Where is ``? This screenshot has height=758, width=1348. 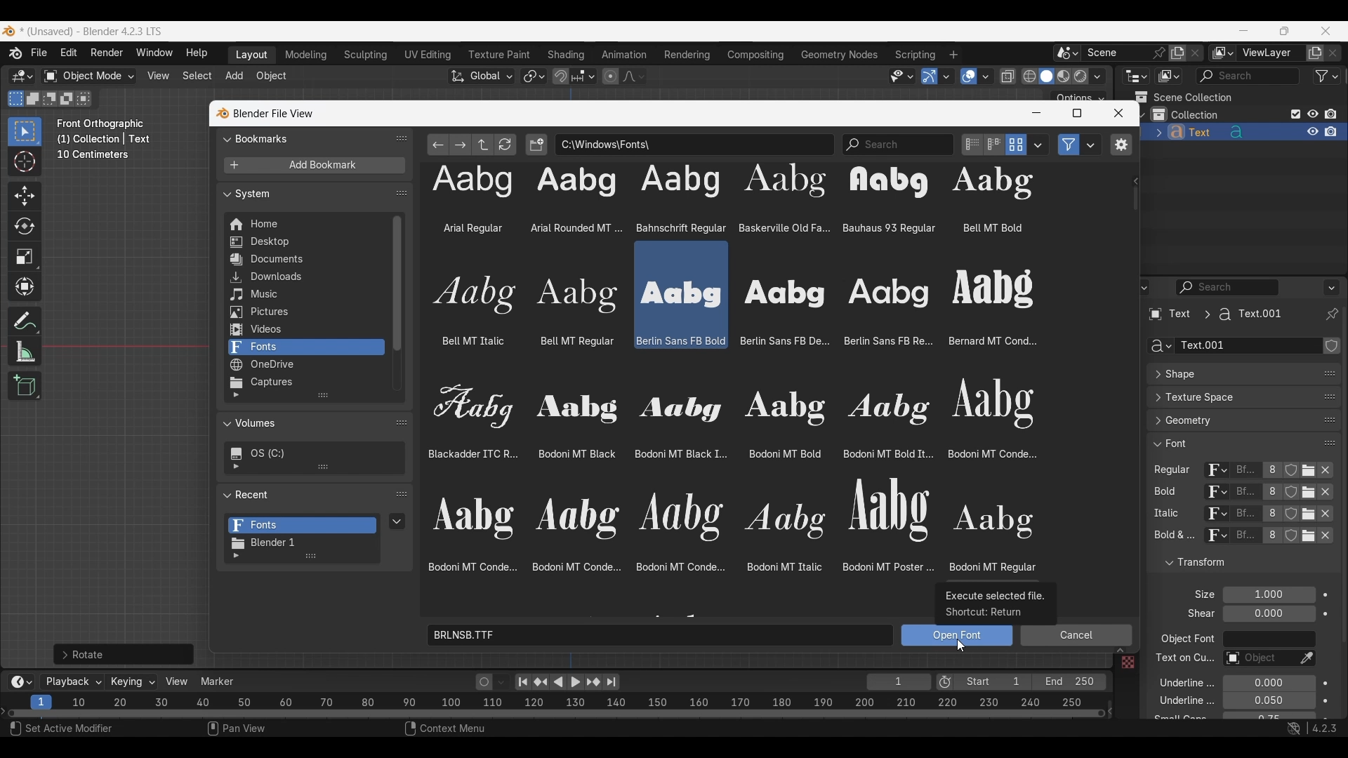
 is located at coordinates (1246, 515).